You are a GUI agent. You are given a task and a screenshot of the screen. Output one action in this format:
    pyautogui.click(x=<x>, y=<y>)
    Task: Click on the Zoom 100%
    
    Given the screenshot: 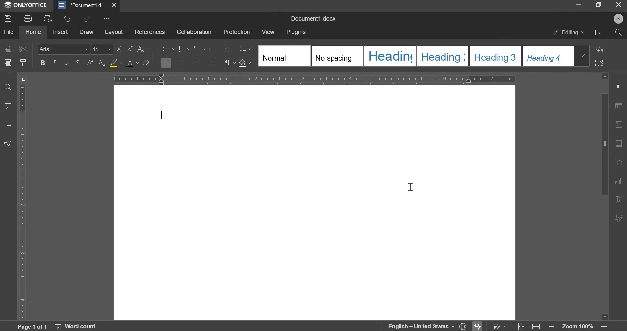 What is the action you would take?
    pyautogui.click(x=578, y=327)
    